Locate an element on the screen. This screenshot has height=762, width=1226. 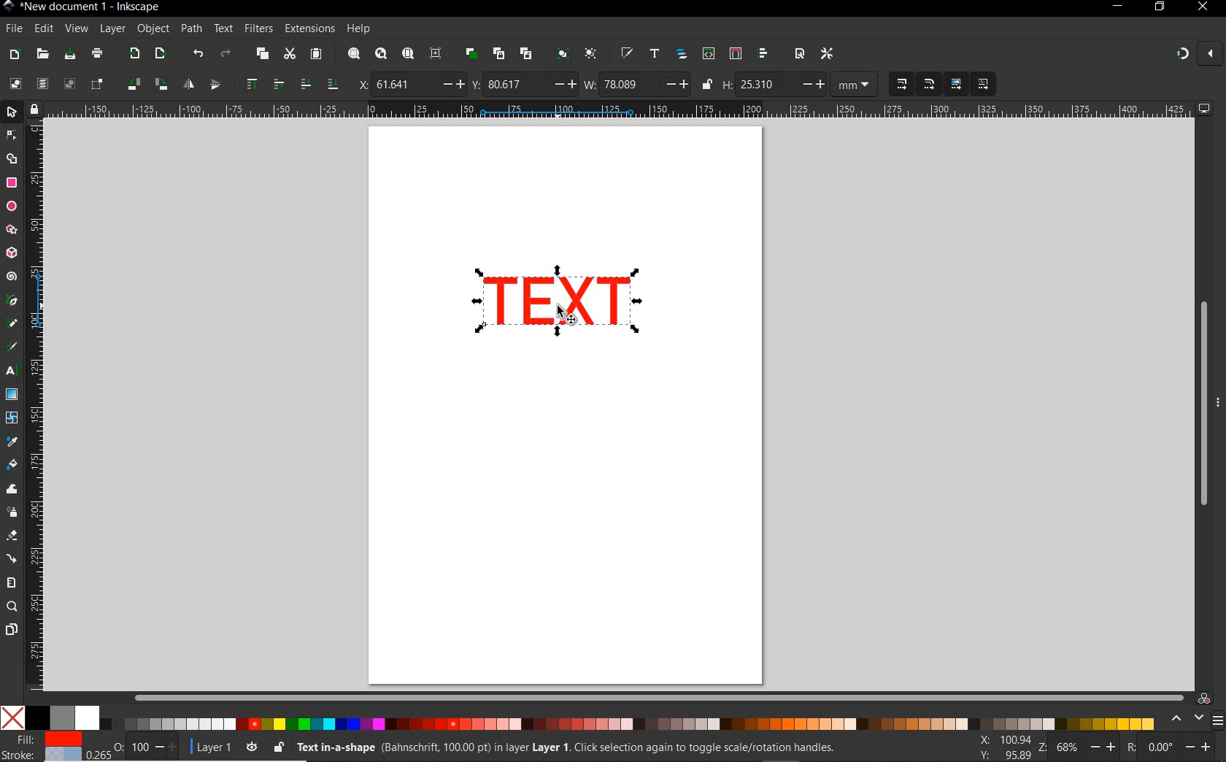
unlink code is located at coordinates (523, 53).